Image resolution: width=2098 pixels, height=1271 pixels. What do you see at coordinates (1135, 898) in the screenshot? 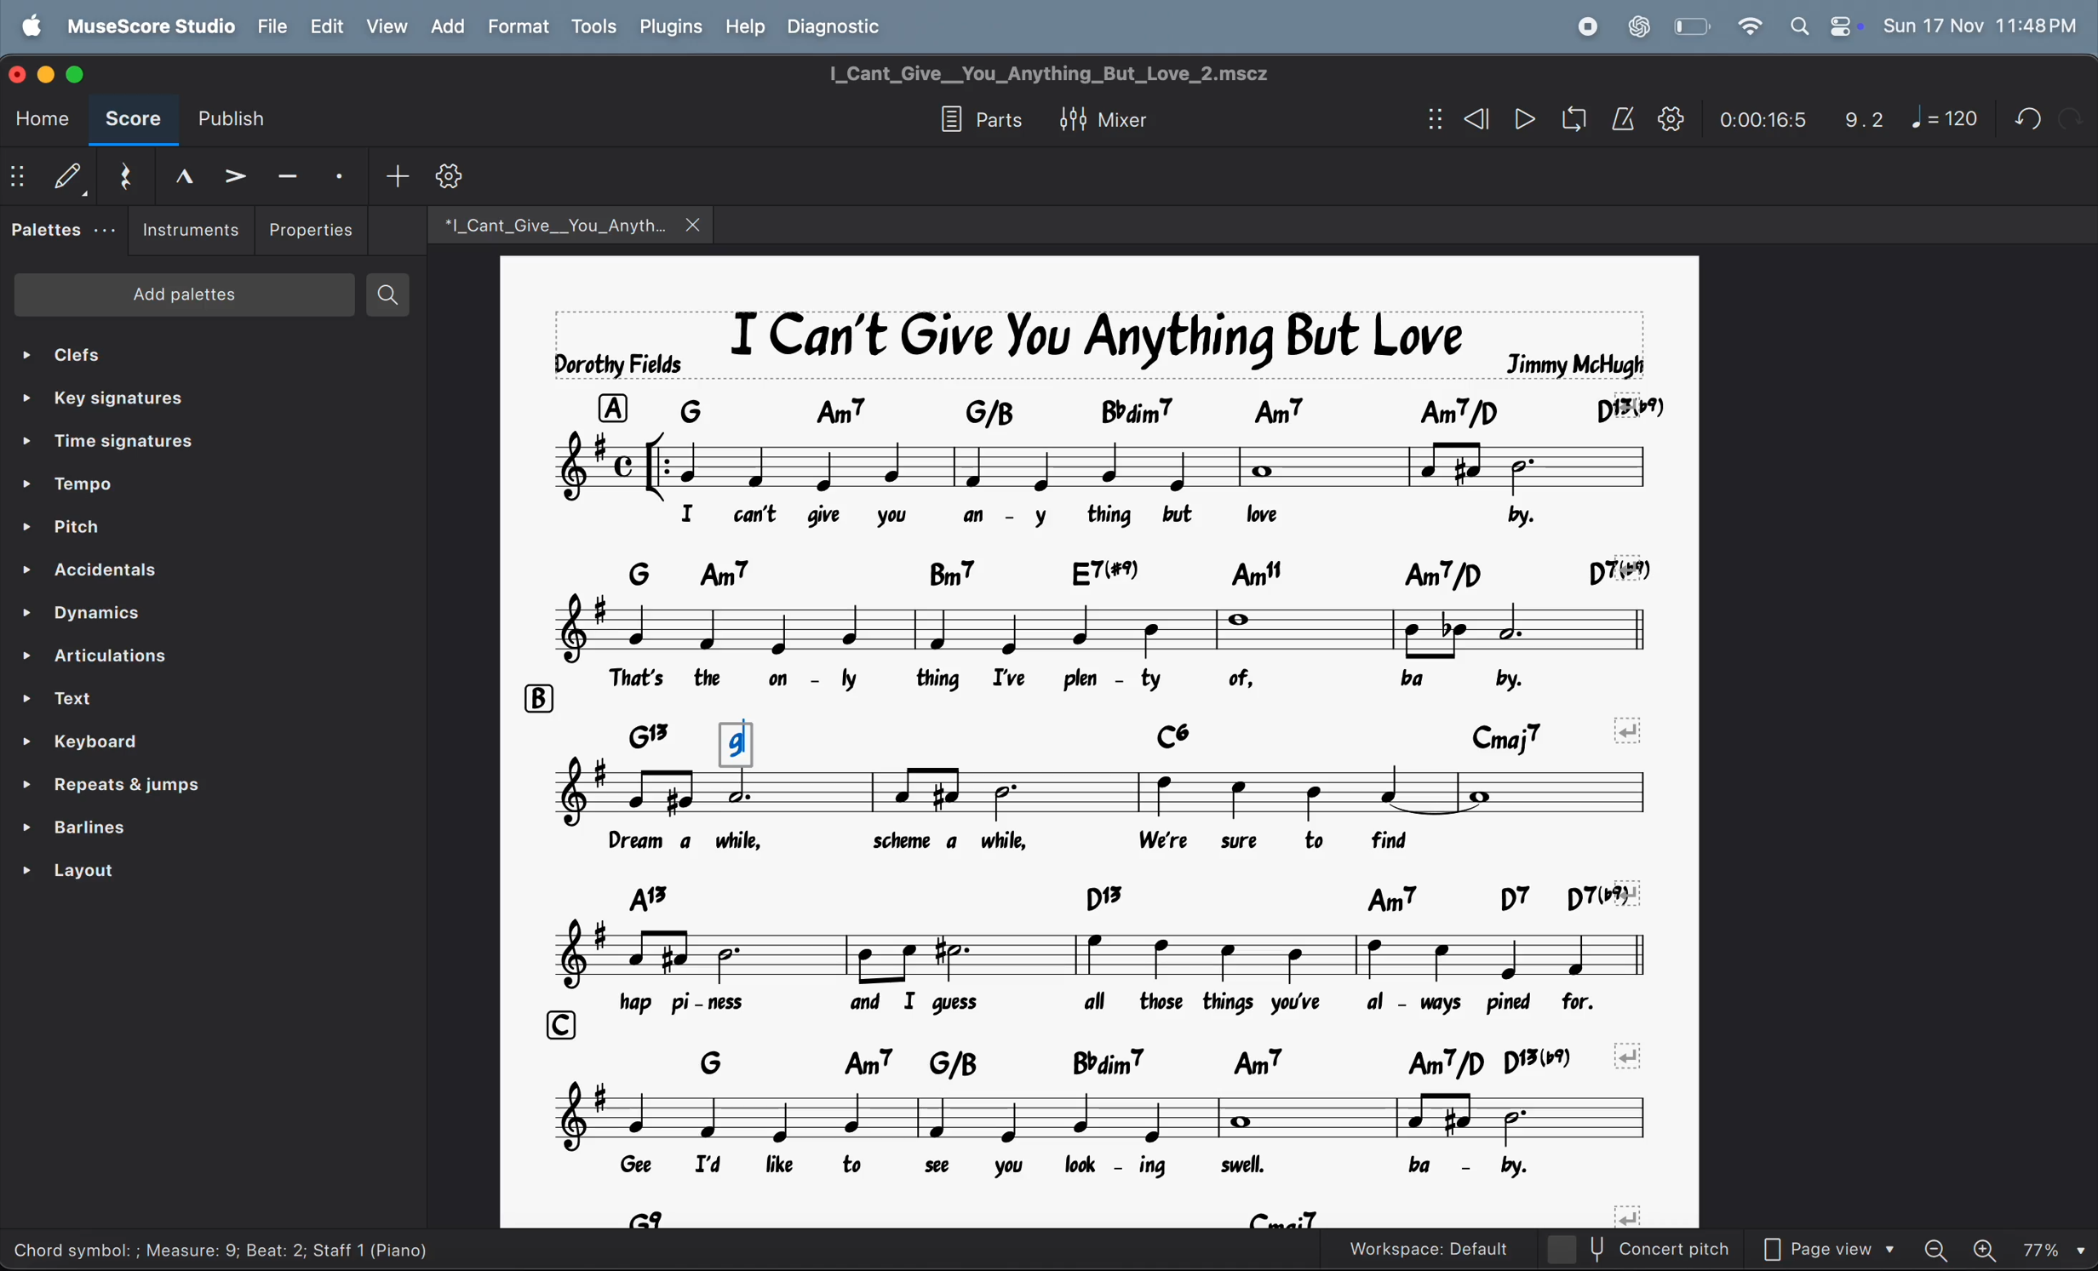
I see `chord symbols` at bounding box center [1135, 898].